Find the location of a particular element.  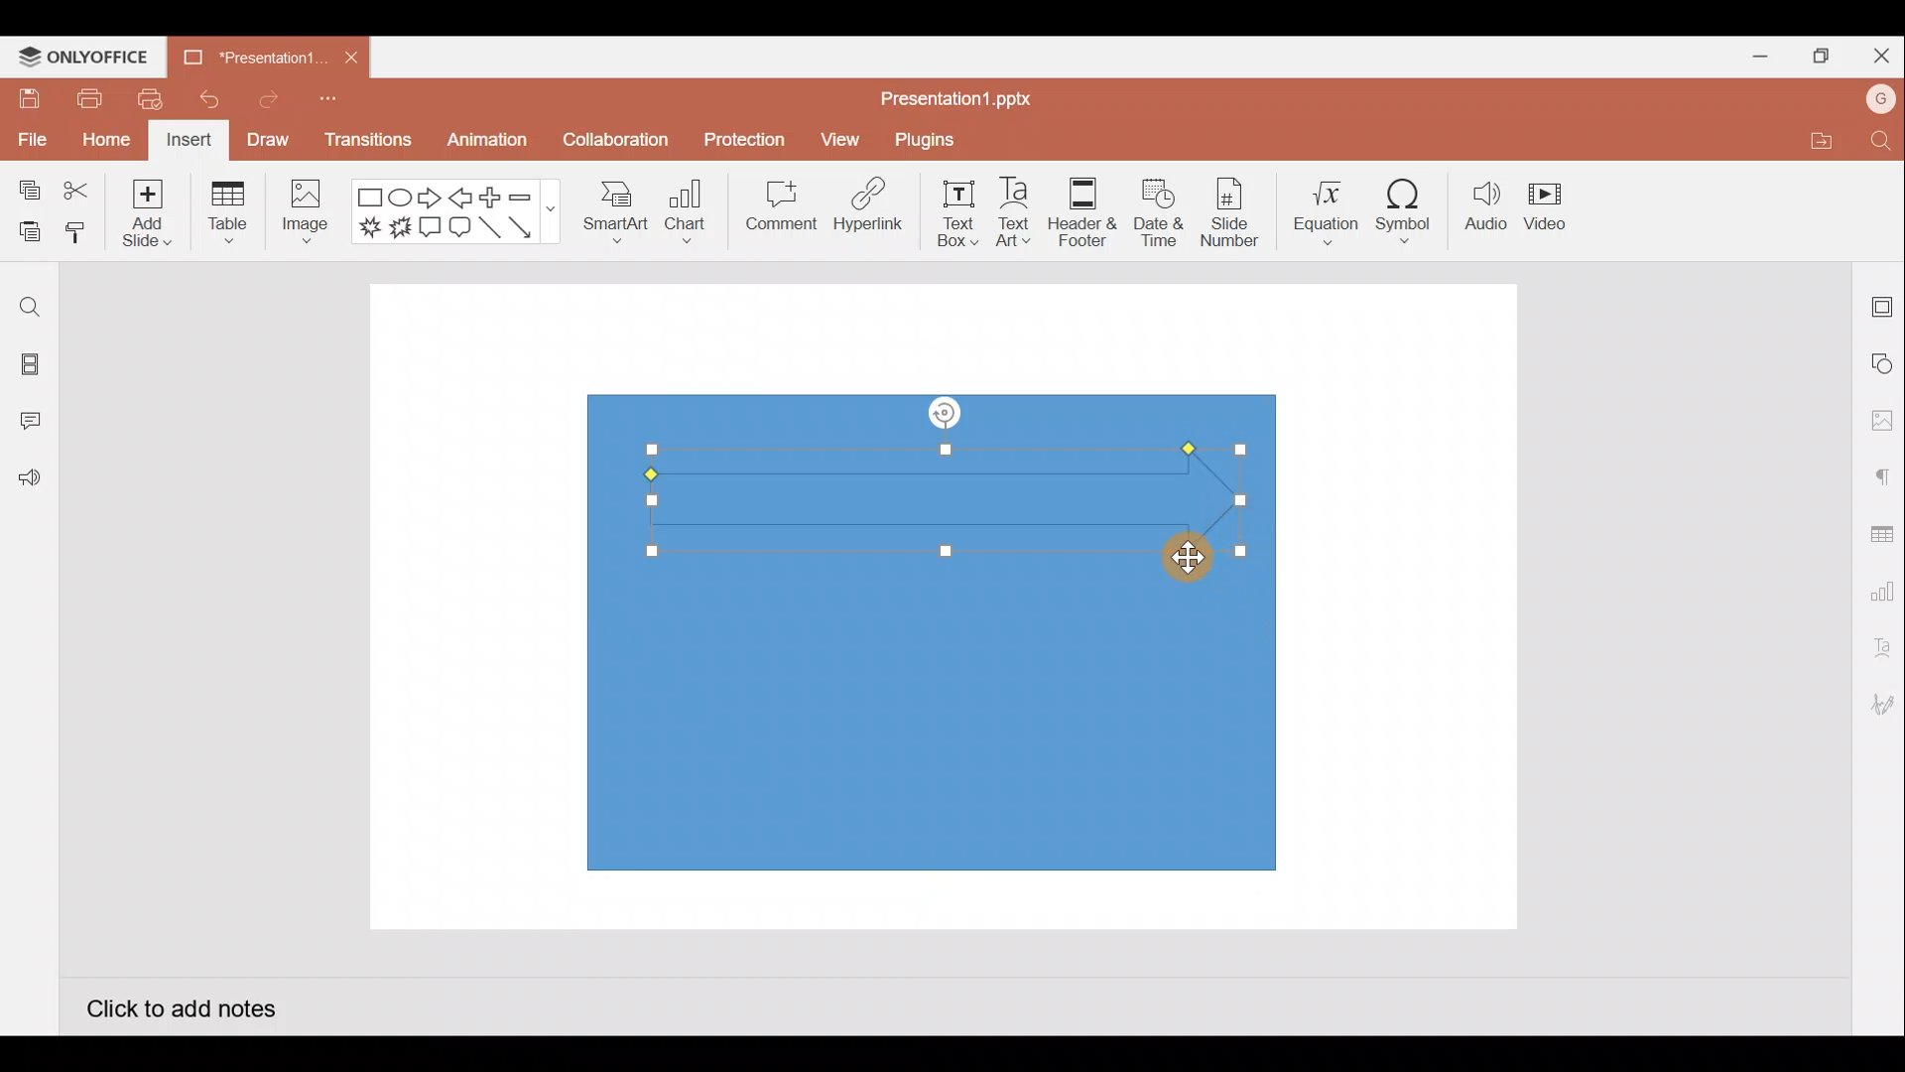

Cursor on rectangle shape is located at coordinates (1190, 554).